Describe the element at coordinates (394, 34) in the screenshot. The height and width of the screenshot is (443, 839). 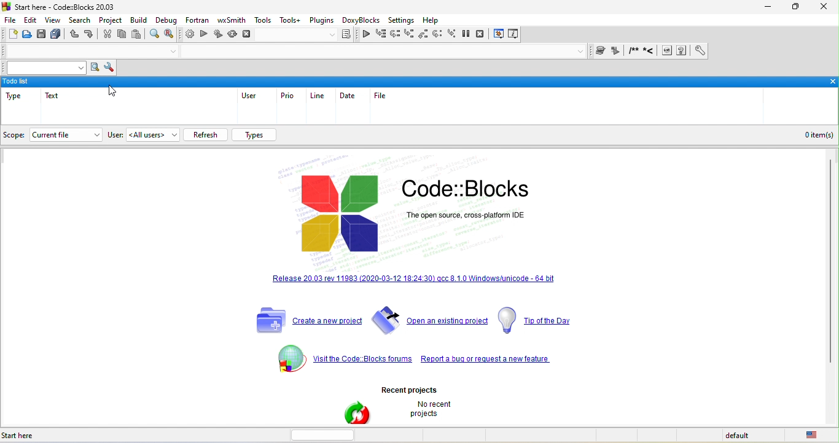
I see `next line` at that location.